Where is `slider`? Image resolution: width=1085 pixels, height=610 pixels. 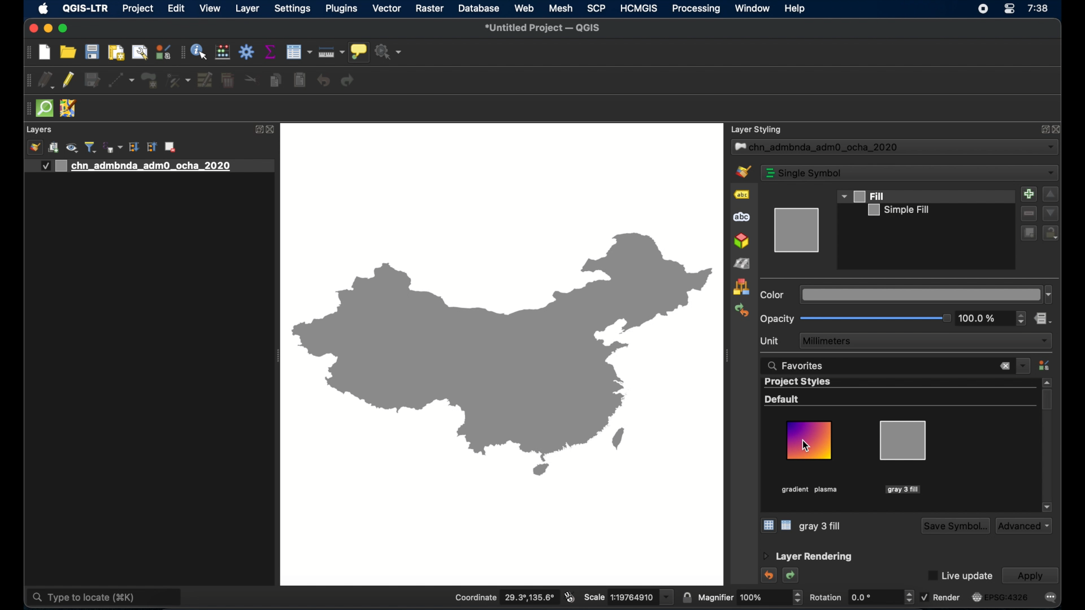
slider is located at coordinates (876, 318).